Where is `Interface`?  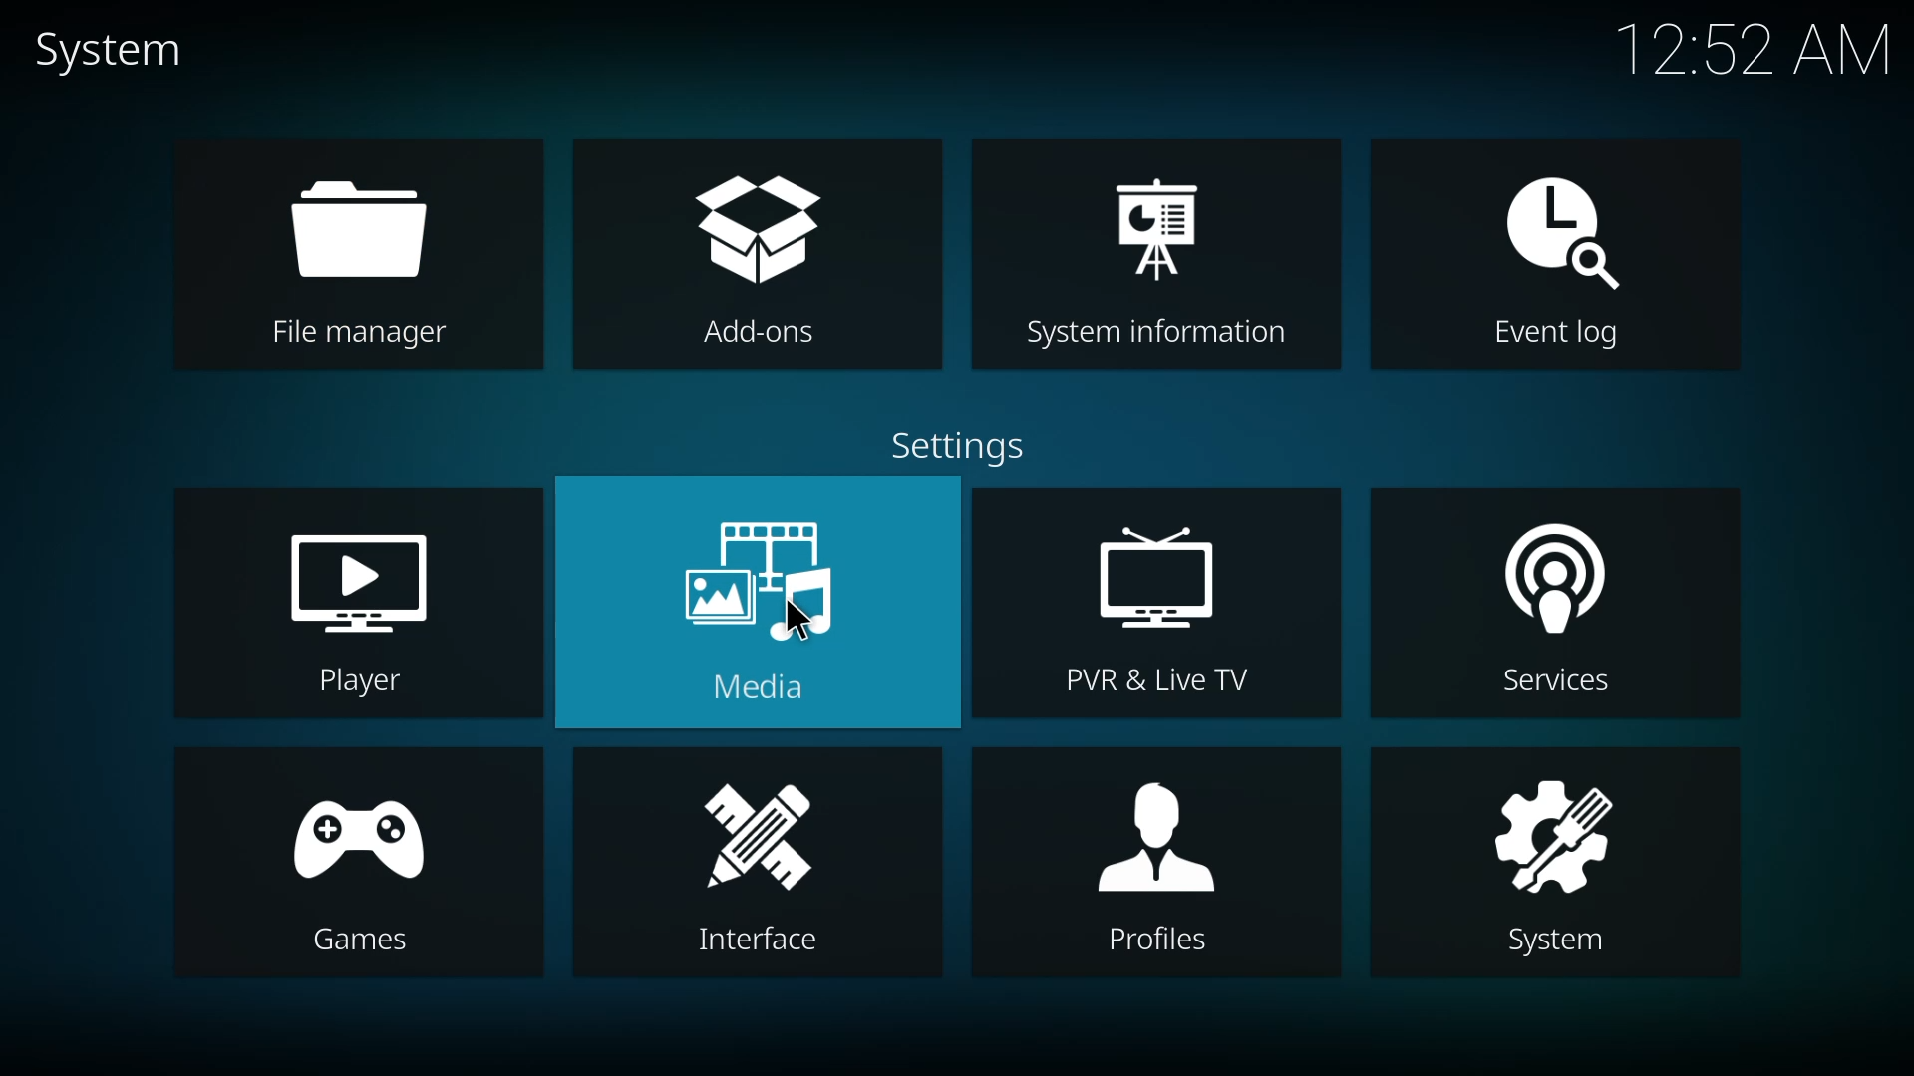
Interface is located at coordinates (759, 942).